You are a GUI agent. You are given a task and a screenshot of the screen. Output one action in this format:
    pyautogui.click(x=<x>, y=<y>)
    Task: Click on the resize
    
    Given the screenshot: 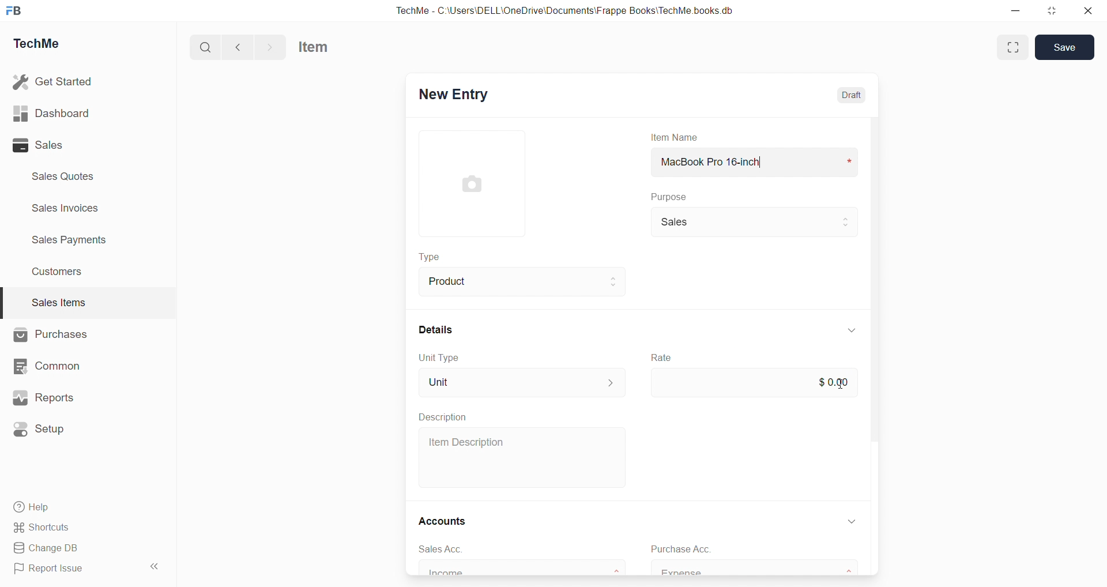 What is the action you would take?
    pyautogui.click(x=1052, y=11)
    